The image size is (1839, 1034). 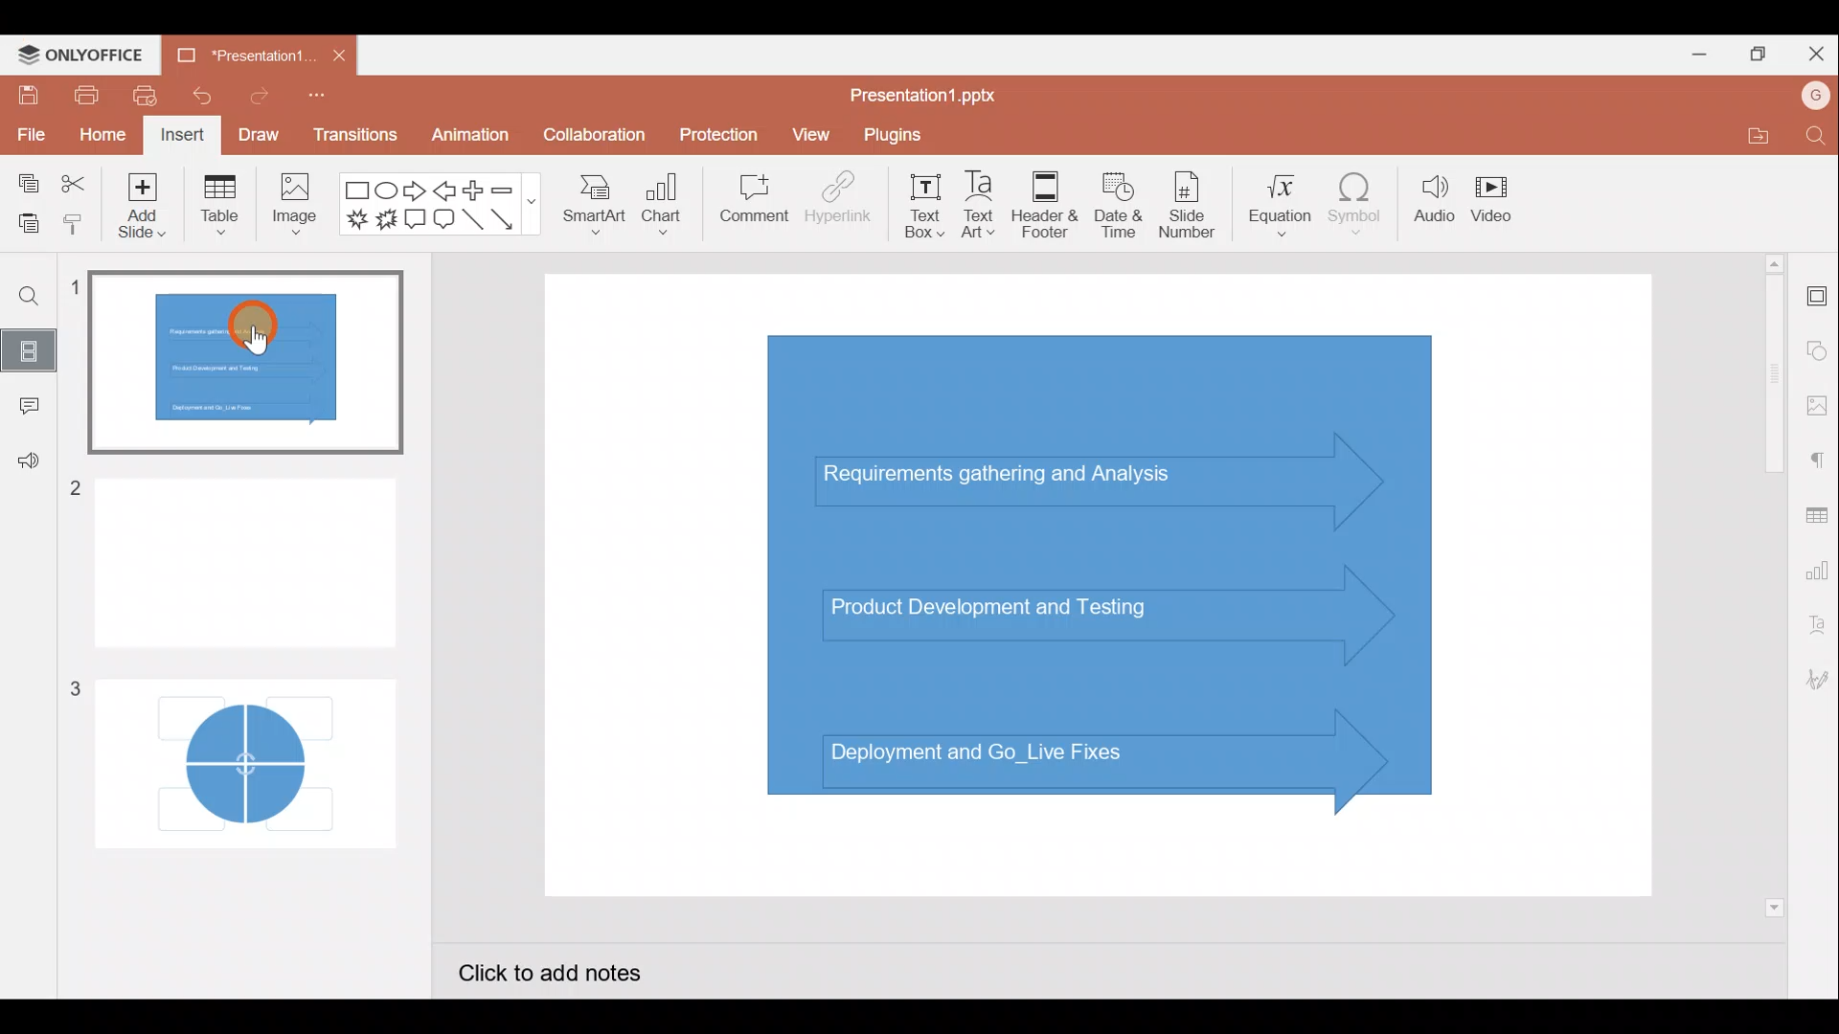 I want to click on Video, so click(x=1499, y=198).